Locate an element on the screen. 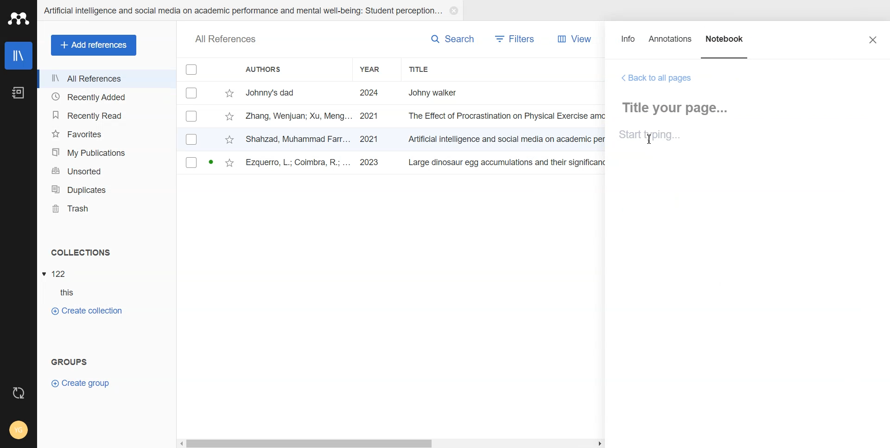 This screenshot has height=448, width=890. Text cursor is located at coordinates (649, 139).